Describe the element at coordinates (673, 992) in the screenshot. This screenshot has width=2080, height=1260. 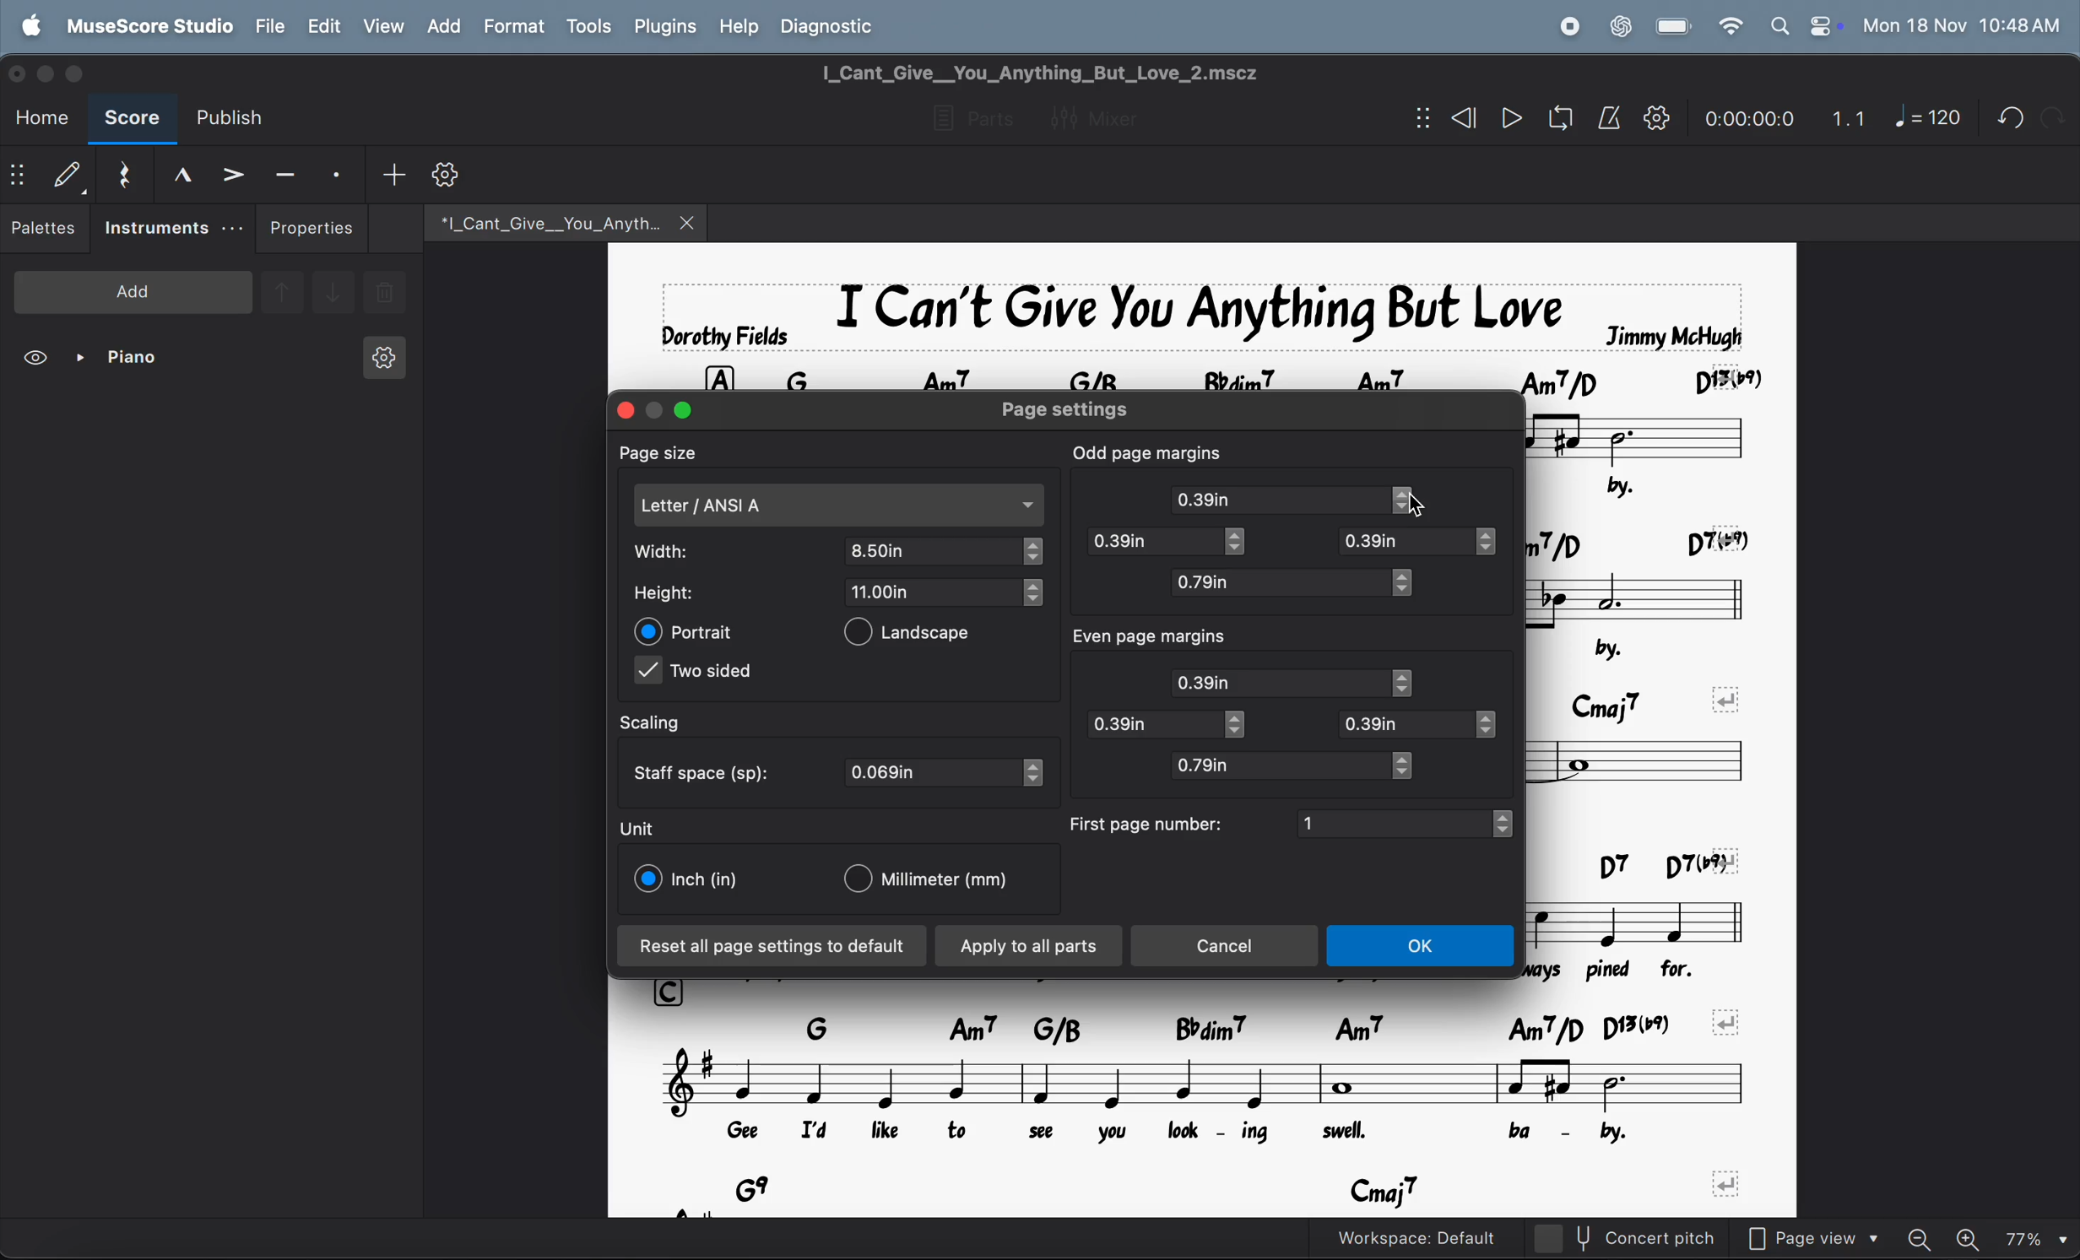
I see `rows` at that location.